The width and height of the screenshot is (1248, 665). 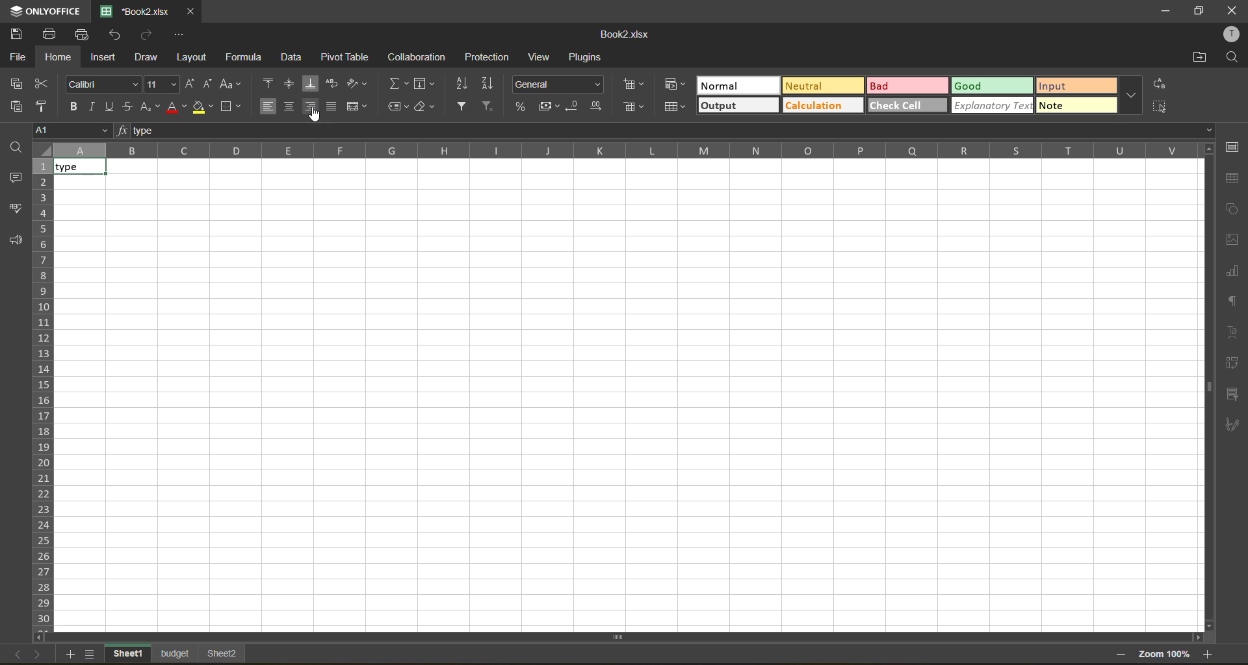 What do you see at coordinates (1208, 625) in the screenshot?
I see `move down` at bounding box center [1208, 625].